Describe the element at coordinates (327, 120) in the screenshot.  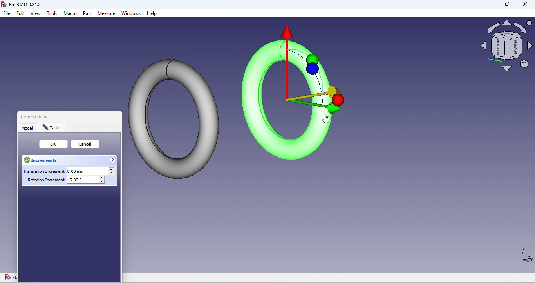
I see `cursor` at that location.